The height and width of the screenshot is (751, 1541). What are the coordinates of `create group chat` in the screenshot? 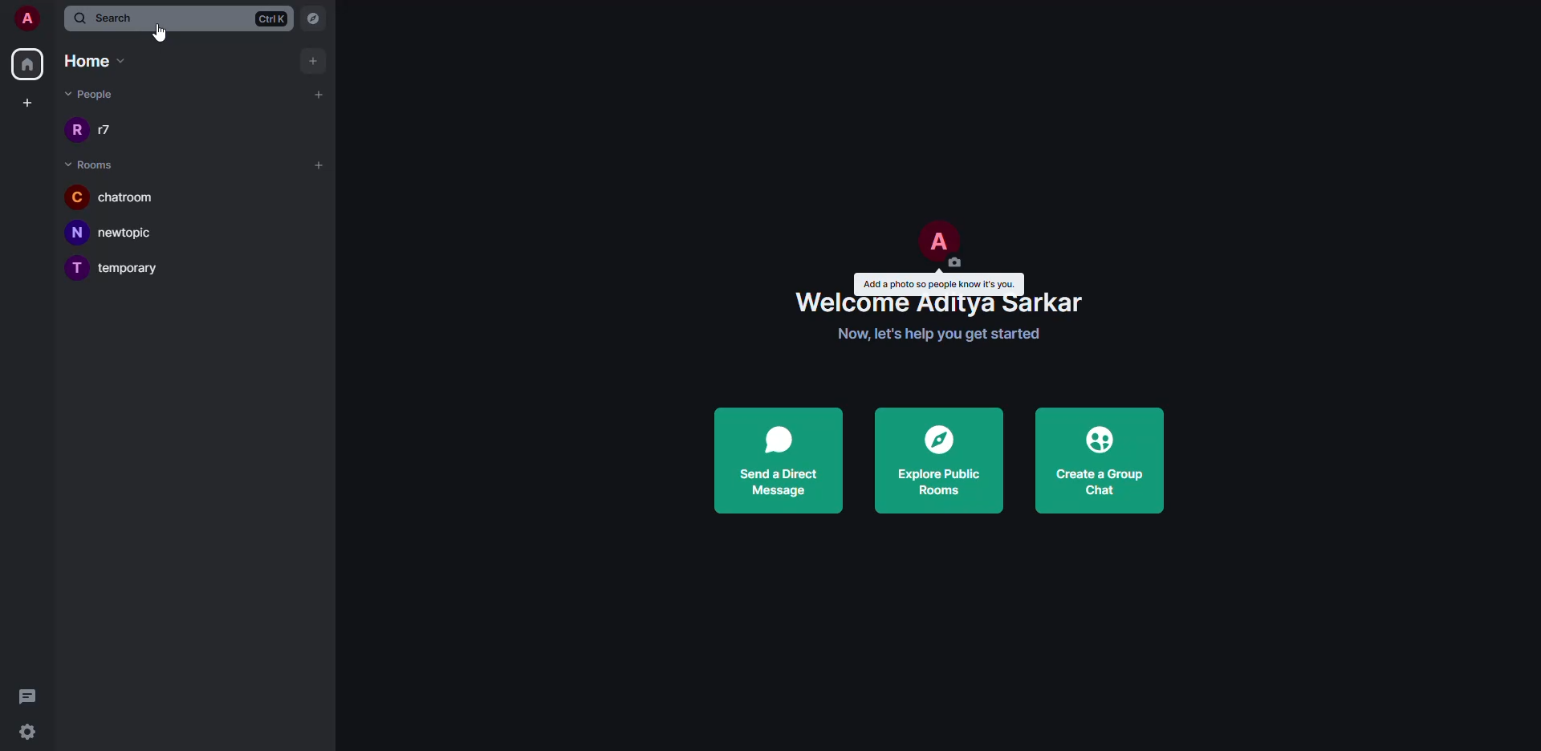 It's located at (1103, 464).